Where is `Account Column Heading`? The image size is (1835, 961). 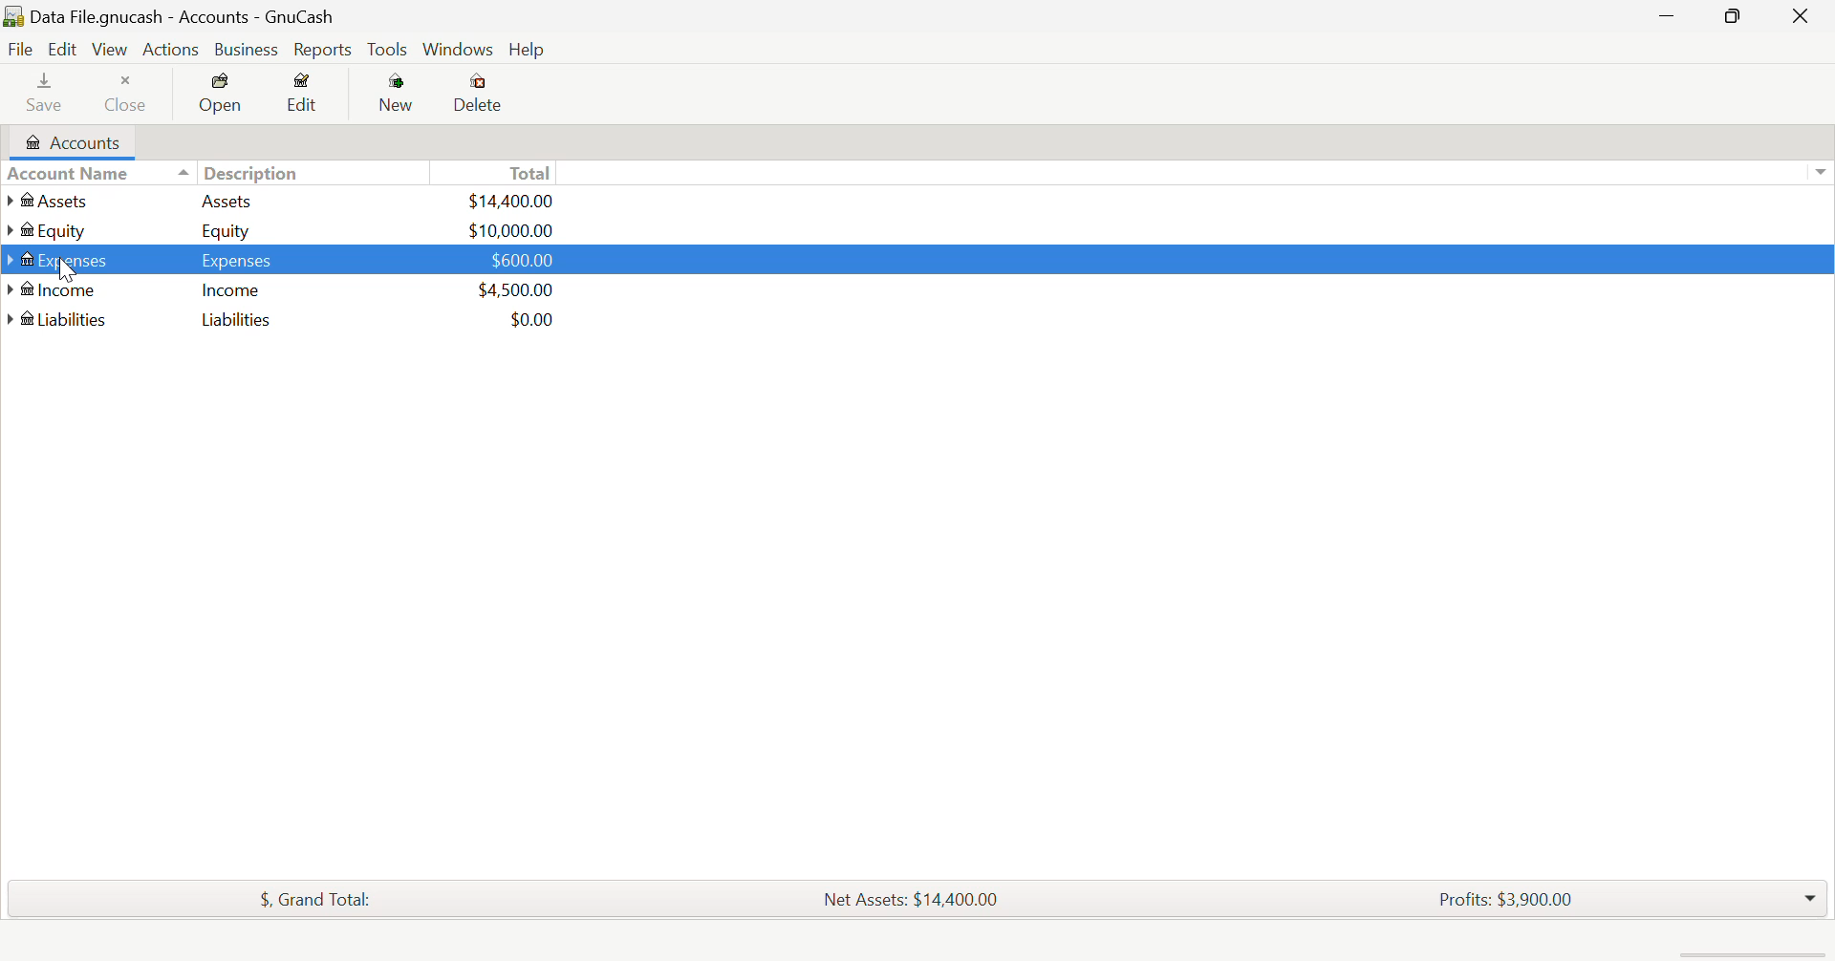 Account Column Heading is located at coordinates (70, 177).